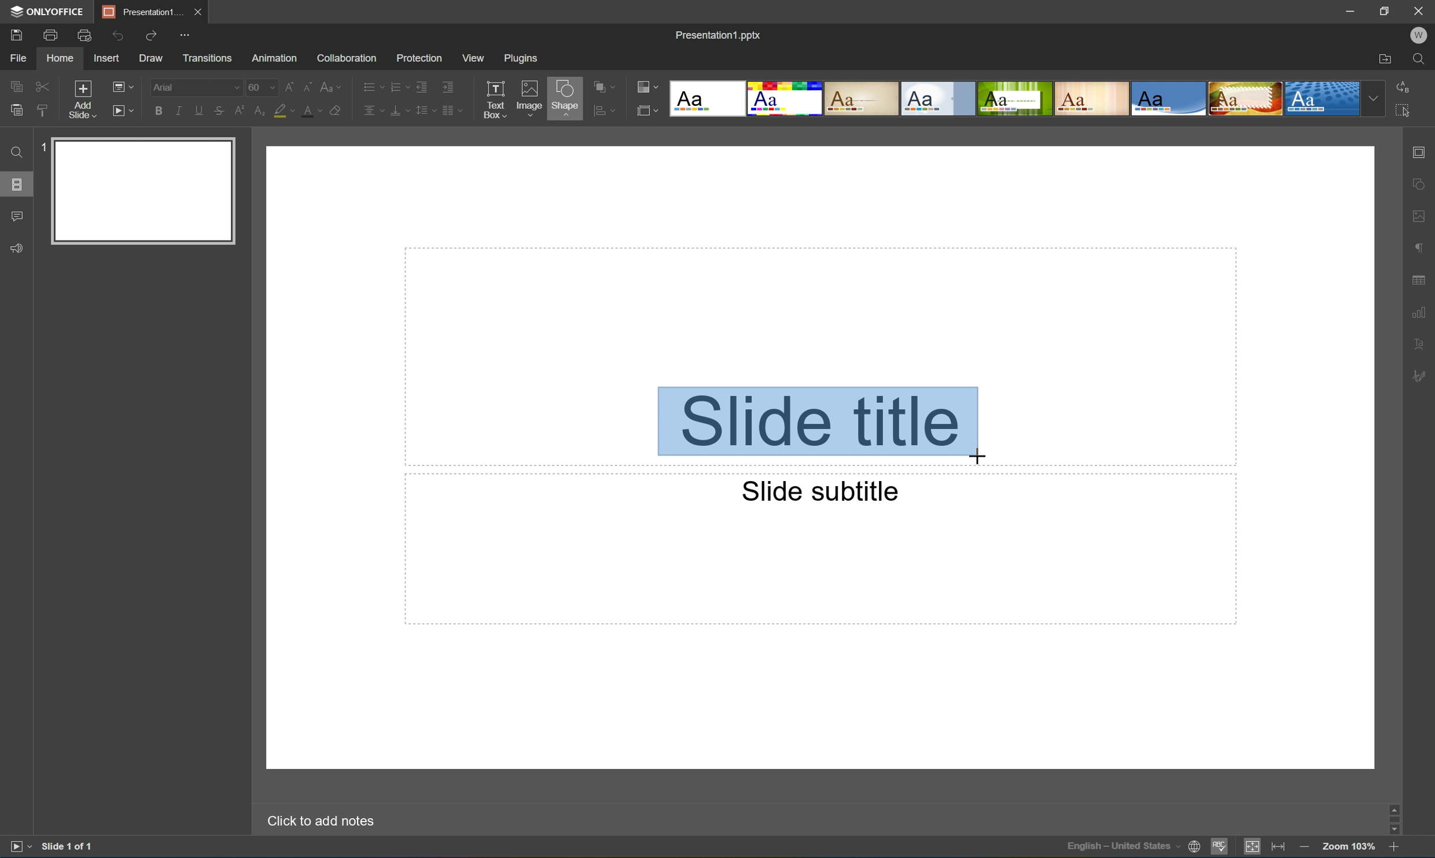 This screenshot has width=1435, height=858. What do you see at coordinates (119, 35) in the screenshot?
I see `Undo` at bounding box center [119, 35].